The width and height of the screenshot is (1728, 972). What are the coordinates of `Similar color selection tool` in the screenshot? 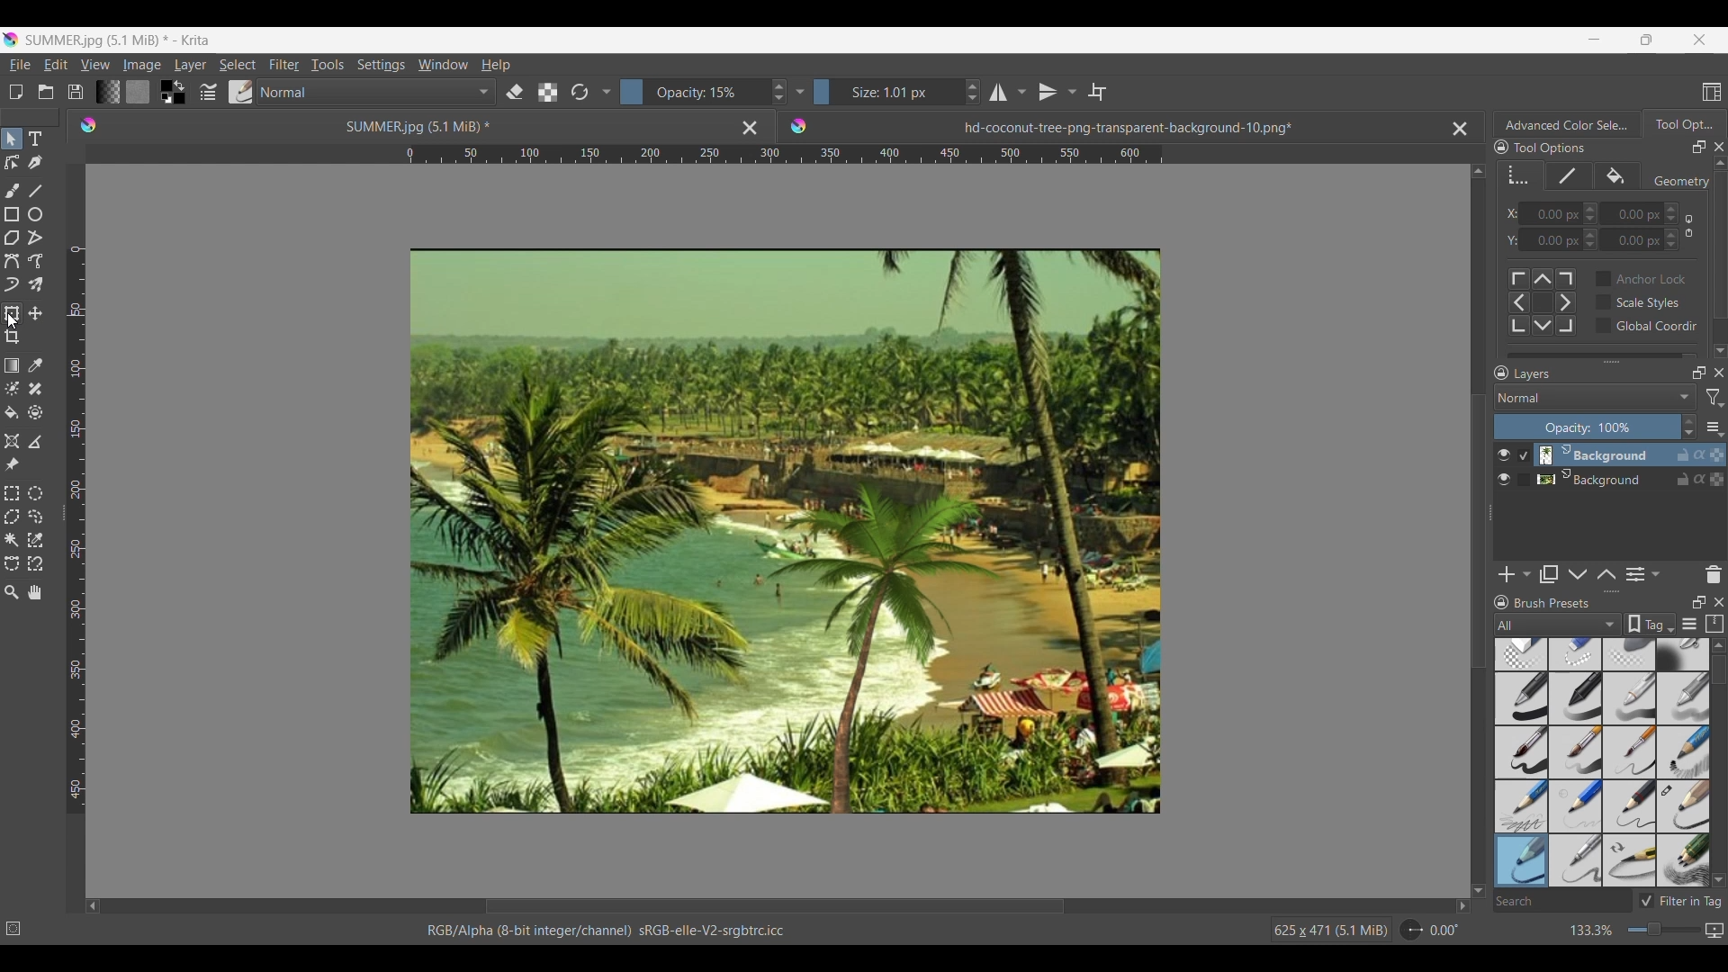 It's located at (35, 539).